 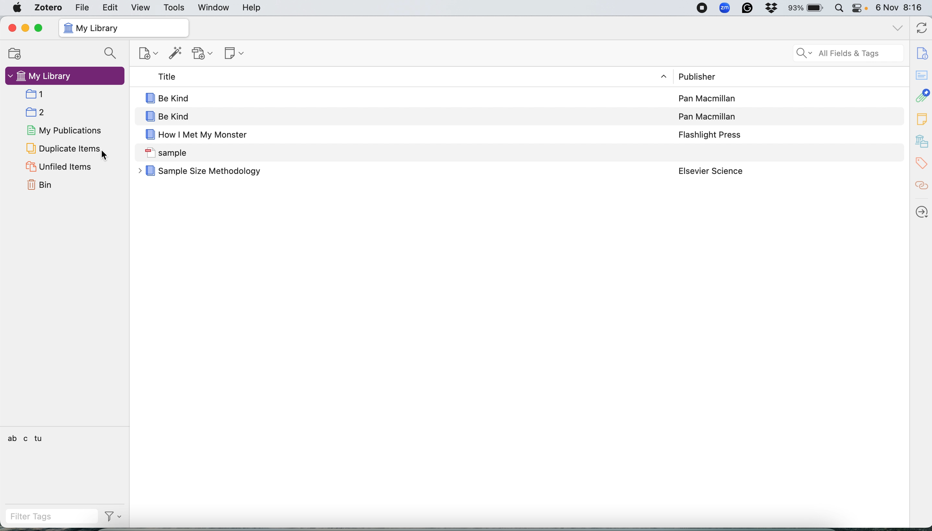 What do you see at coordinates (849, 53) in the screenshot?
I see `search fields and tags` at bounding box center [849, 53].